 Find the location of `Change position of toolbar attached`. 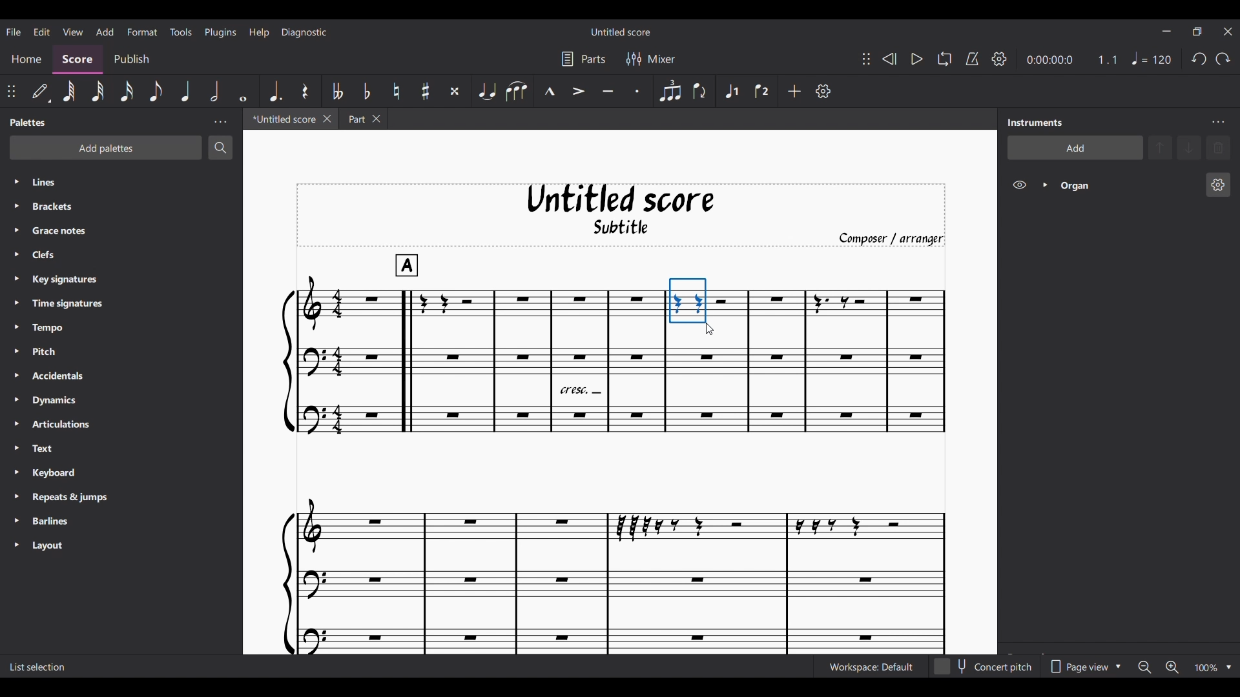

Change position of toolbar attached is located at coordinates (867, 59).